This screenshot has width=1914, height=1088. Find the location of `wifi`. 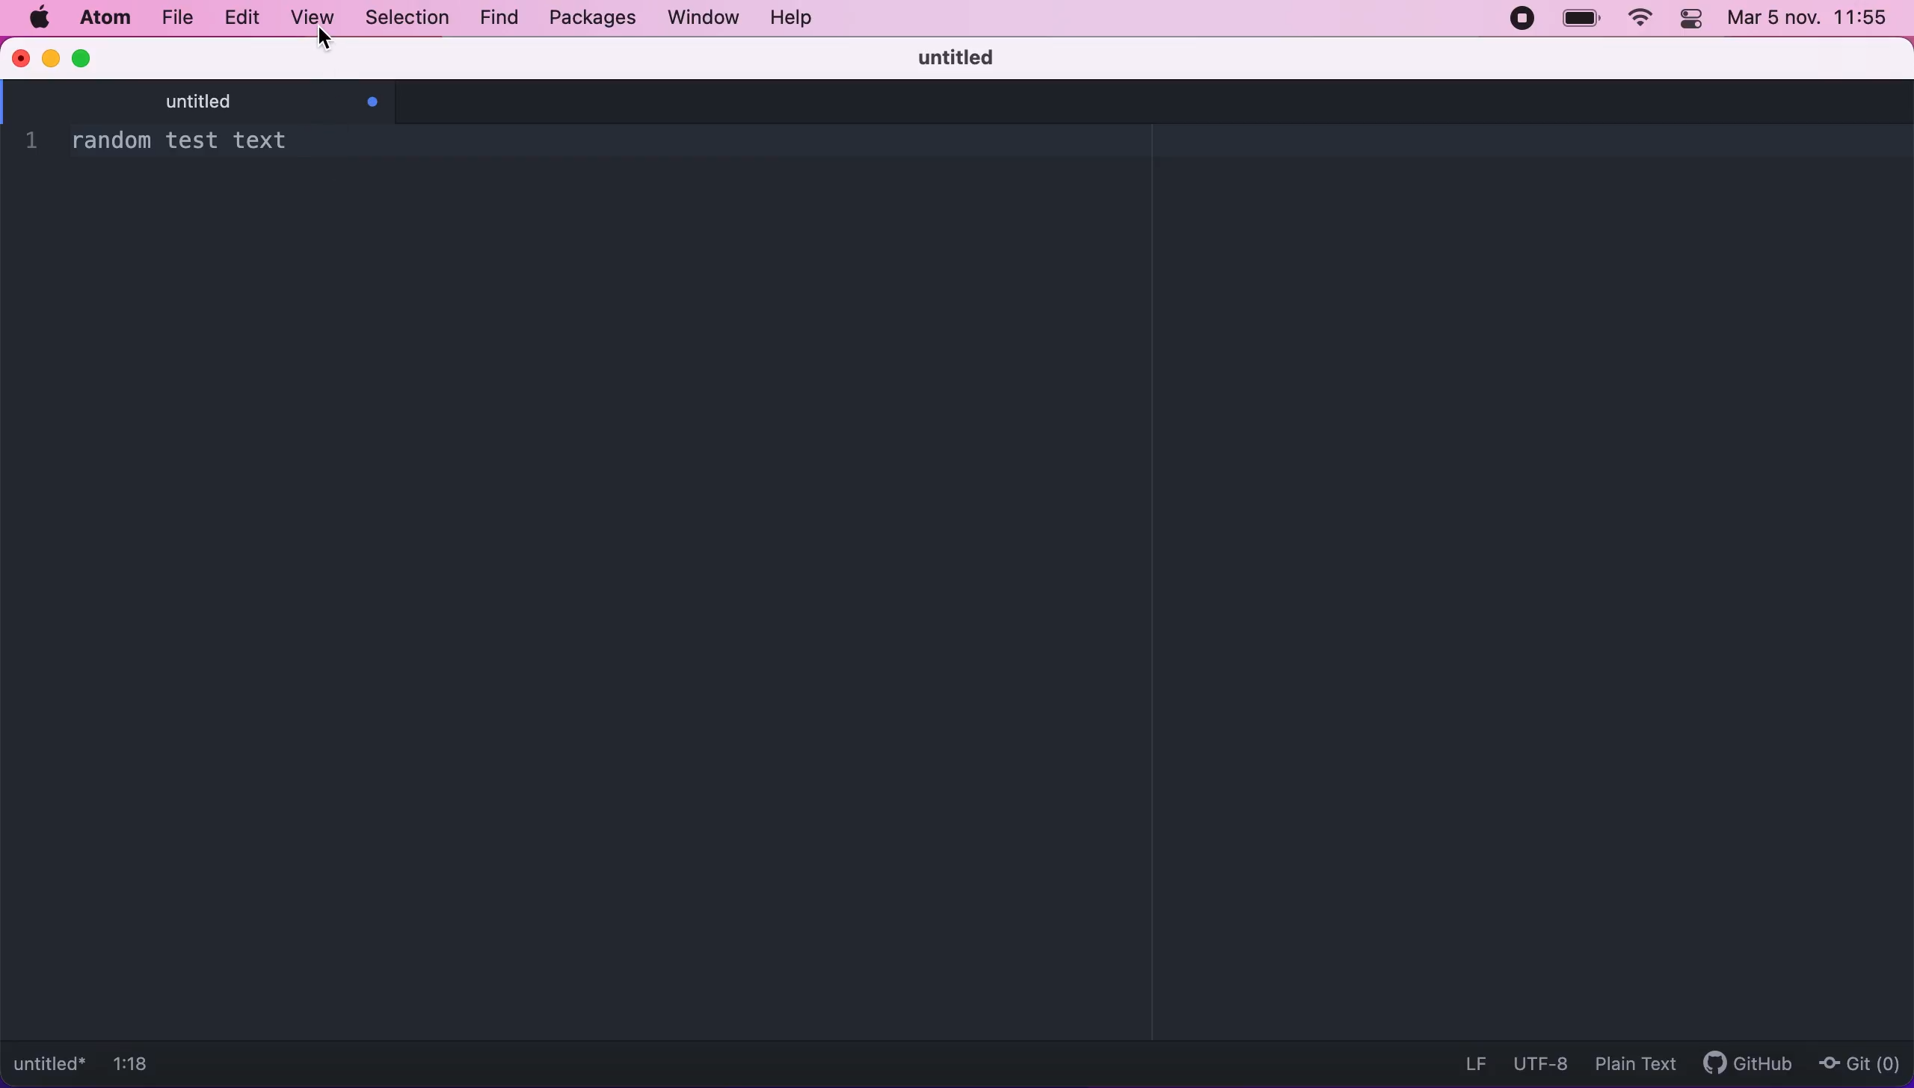

wifi is located at coordinates (1637, 18).